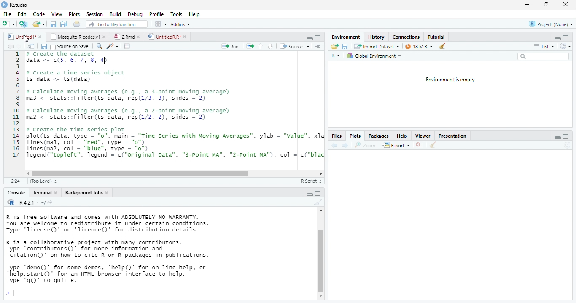 Image resolution: width=576 pixels, height=303 pixels. I want to click on File, so click(7, 14).